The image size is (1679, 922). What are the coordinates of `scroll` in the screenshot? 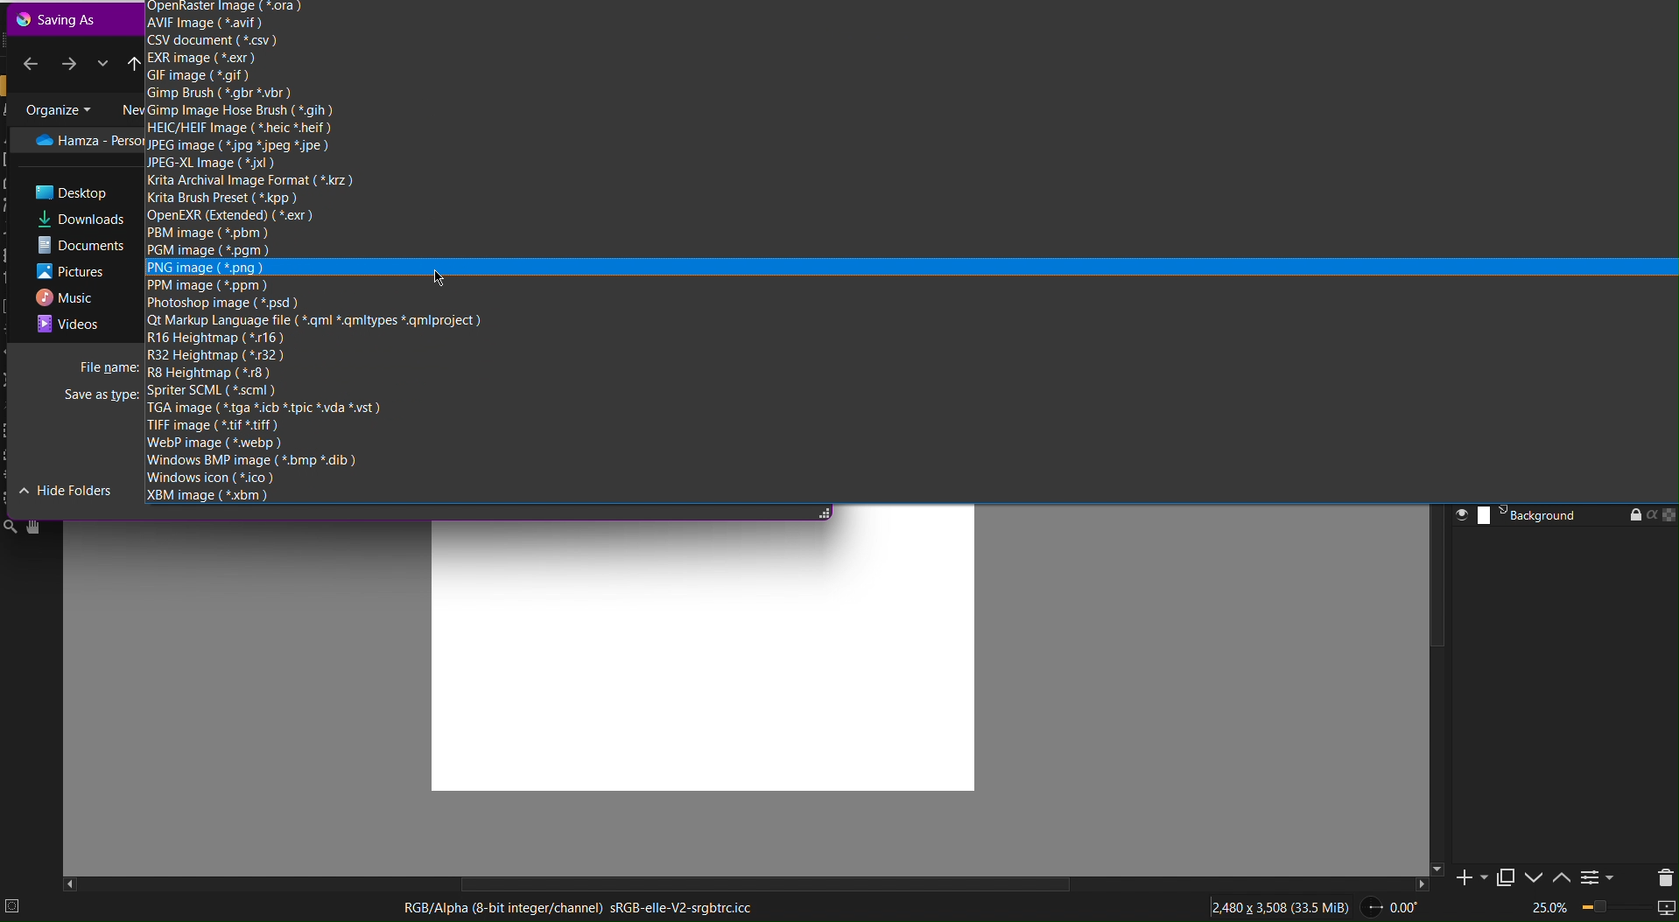 It's located at (759, 884).